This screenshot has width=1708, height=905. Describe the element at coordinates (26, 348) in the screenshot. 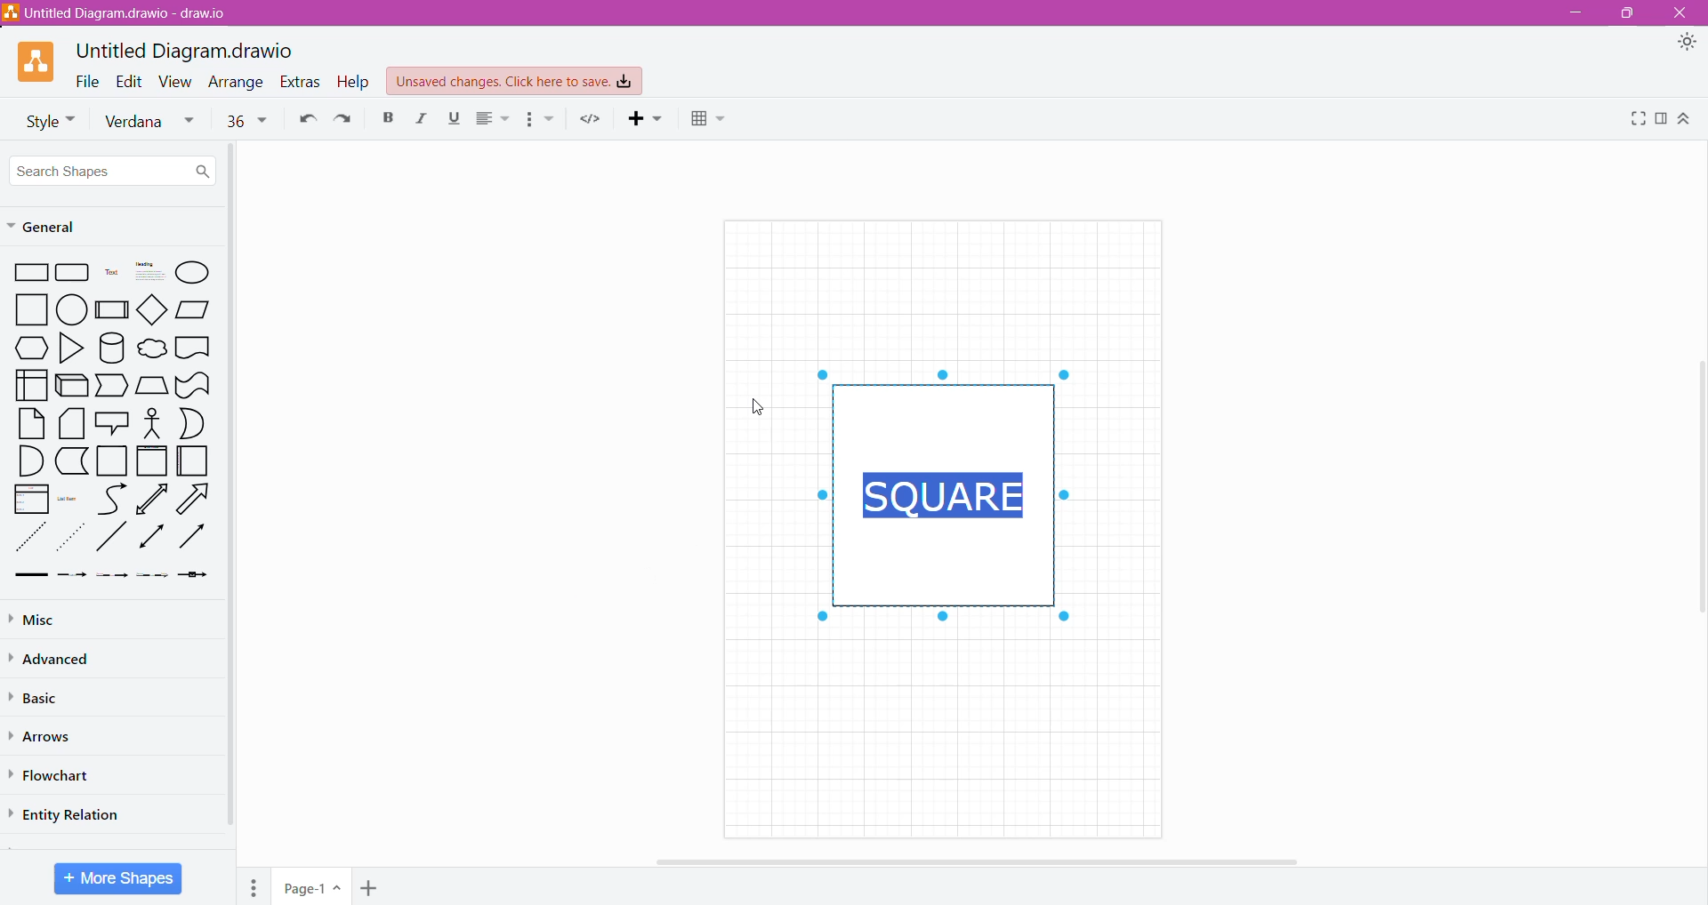

I see `Preparation` at that location.